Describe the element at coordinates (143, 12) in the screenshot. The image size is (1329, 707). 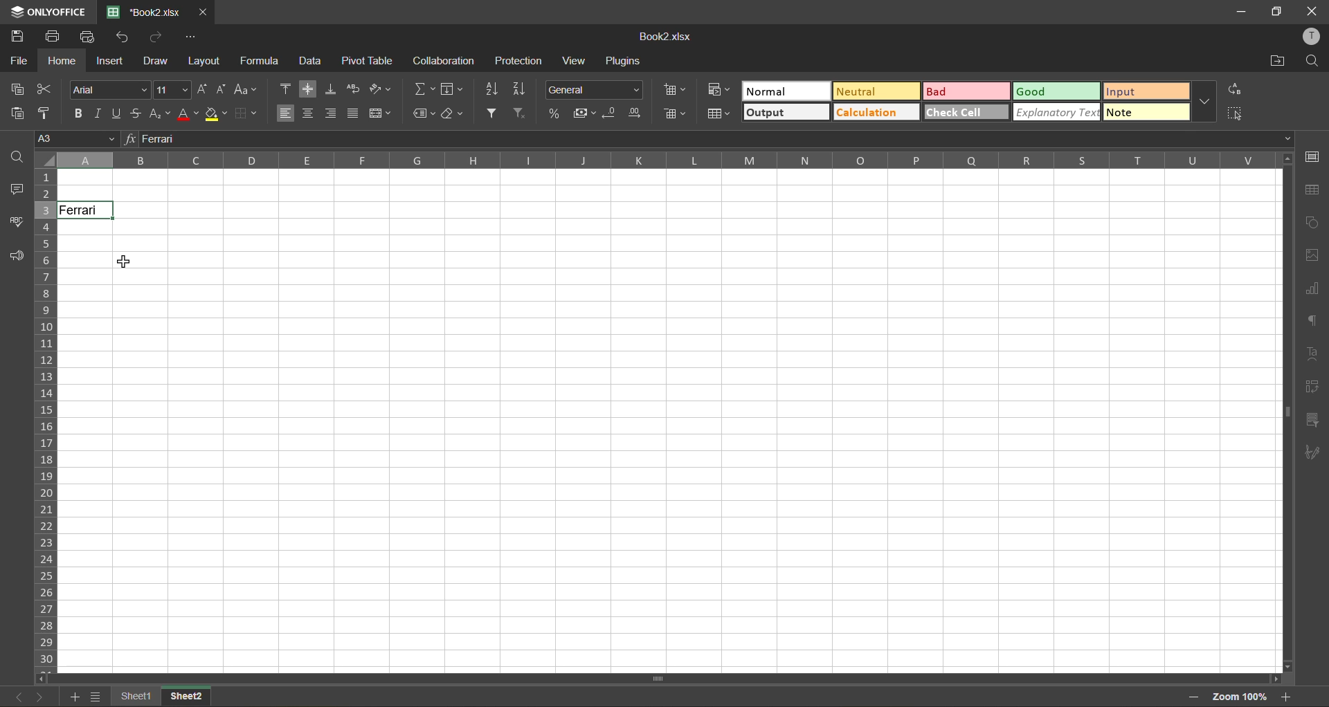
I see `file name` at that location.